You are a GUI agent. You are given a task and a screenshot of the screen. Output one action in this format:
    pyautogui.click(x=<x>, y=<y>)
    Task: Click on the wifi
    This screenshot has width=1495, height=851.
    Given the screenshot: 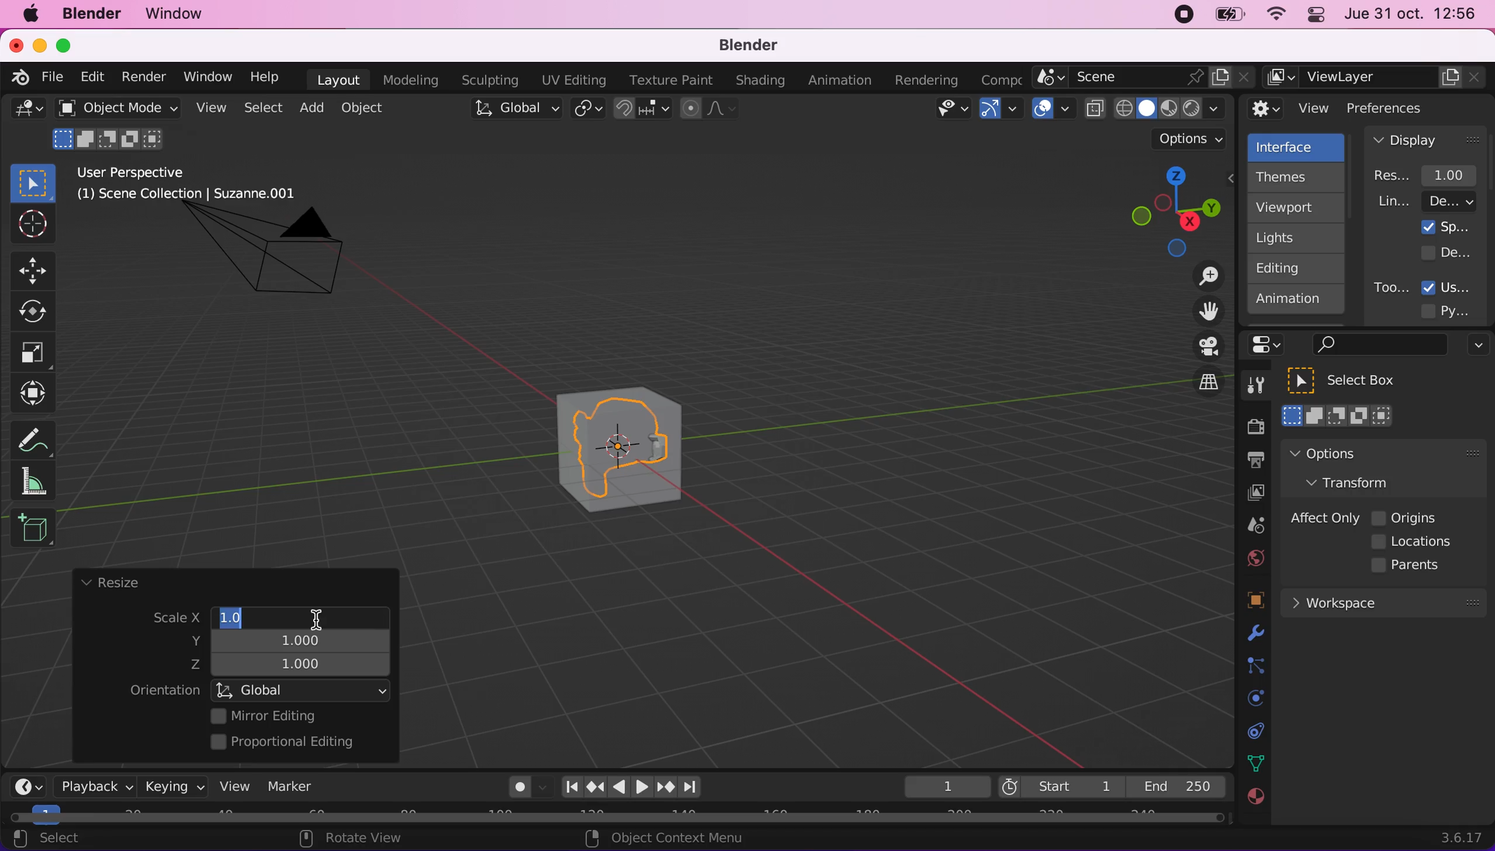 What is the action you would take?
    pyautogui.click(x=1273, y=17)
    